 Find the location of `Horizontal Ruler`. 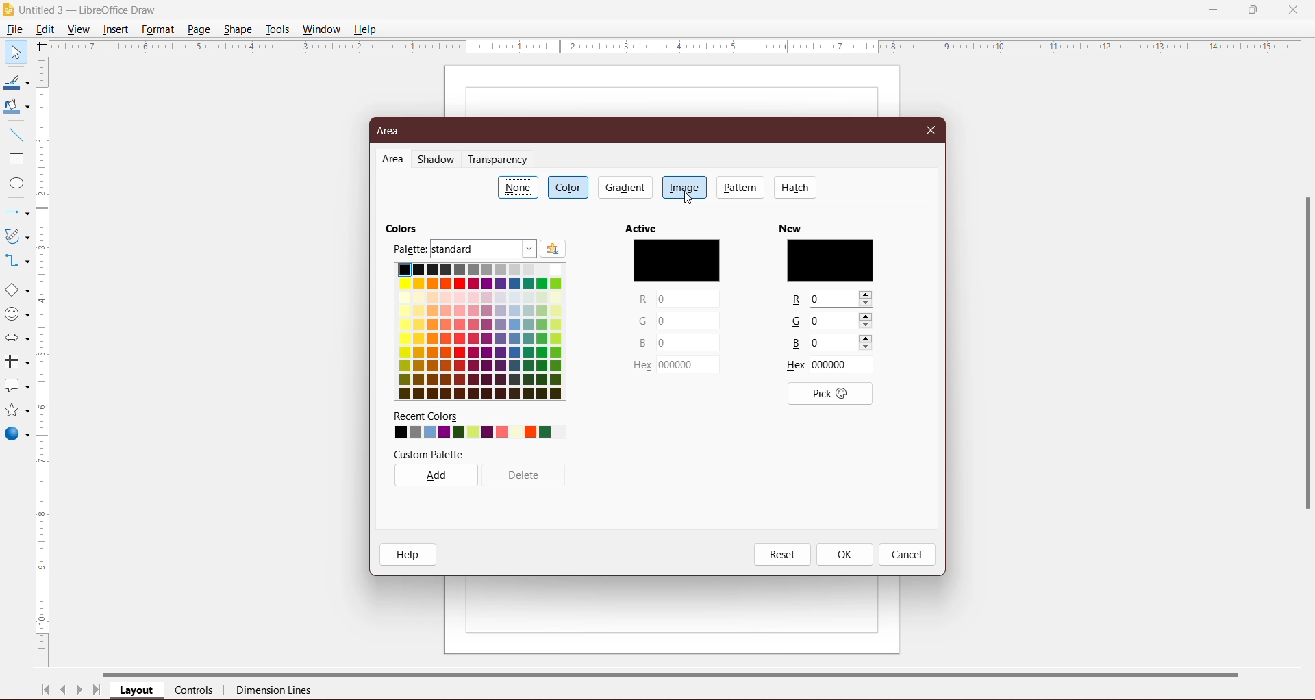

Horizontal Ruler is located at coordinates (675, 46).